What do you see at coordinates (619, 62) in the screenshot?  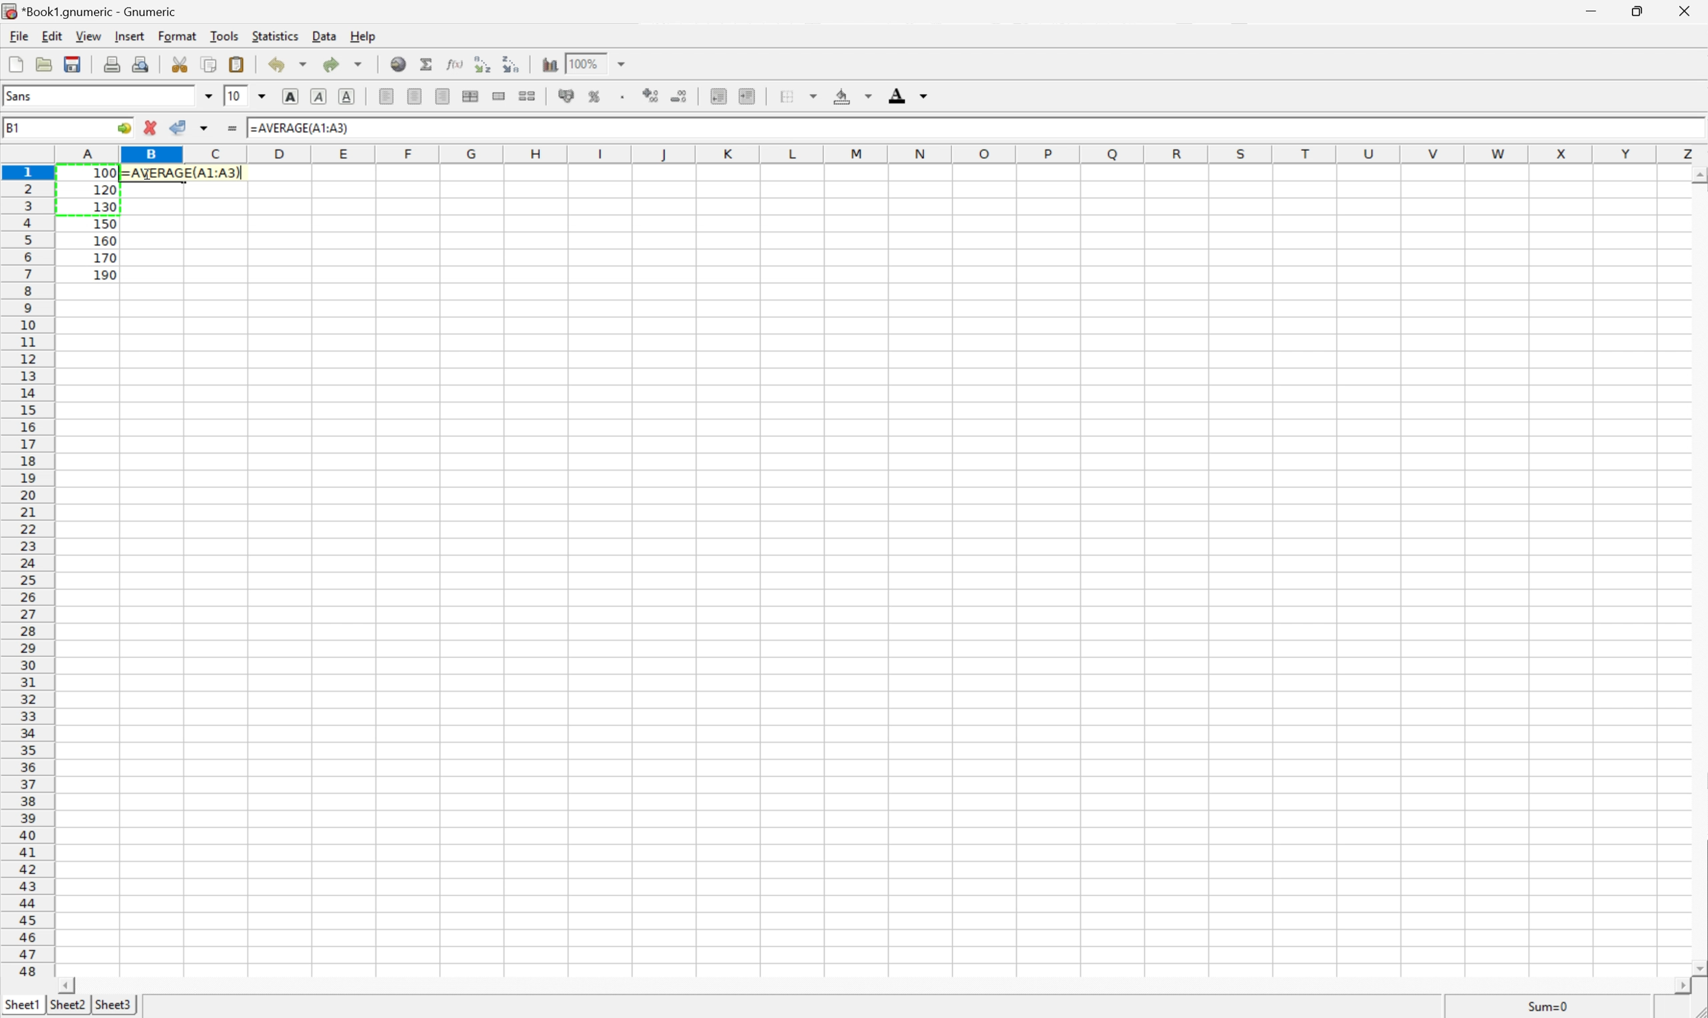 I see `Drop Down` at bounding box center [619, 62].